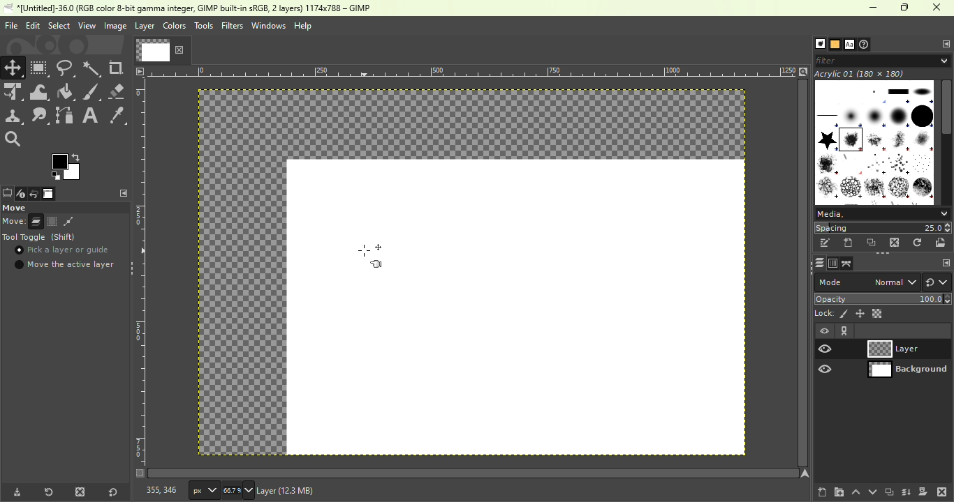 The image size is (954, 502). What do you see at coordinates (14, 117) in the screenshot?
I see `Clone tool` at bounding box center [14, 117].